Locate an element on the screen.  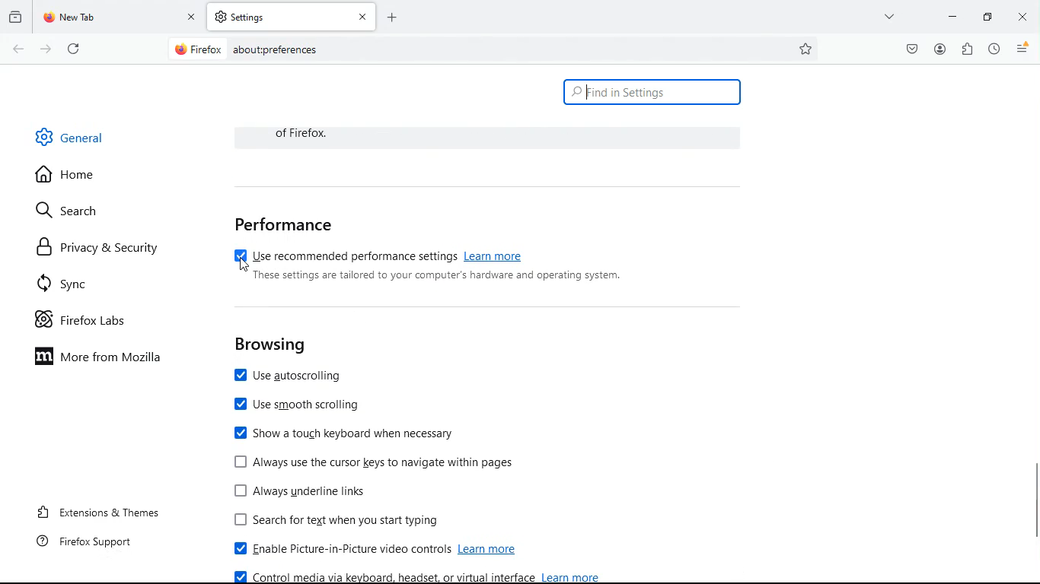
more from mozilla is located at coordinates (107, 359).